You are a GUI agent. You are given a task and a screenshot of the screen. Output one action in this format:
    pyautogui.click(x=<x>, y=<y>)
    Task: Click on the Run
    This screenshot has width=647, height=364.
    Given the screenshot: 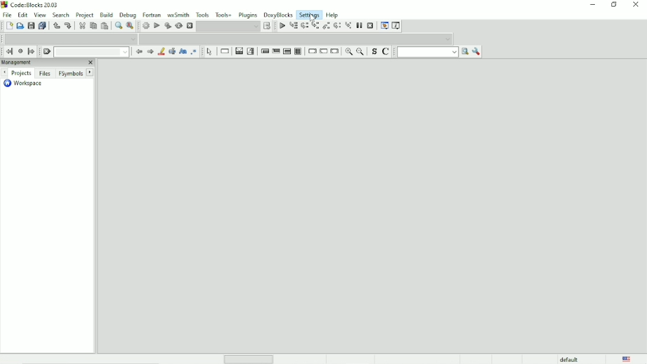 What is the action you would take?
    pyautogui.click(x=156, y=26)
    